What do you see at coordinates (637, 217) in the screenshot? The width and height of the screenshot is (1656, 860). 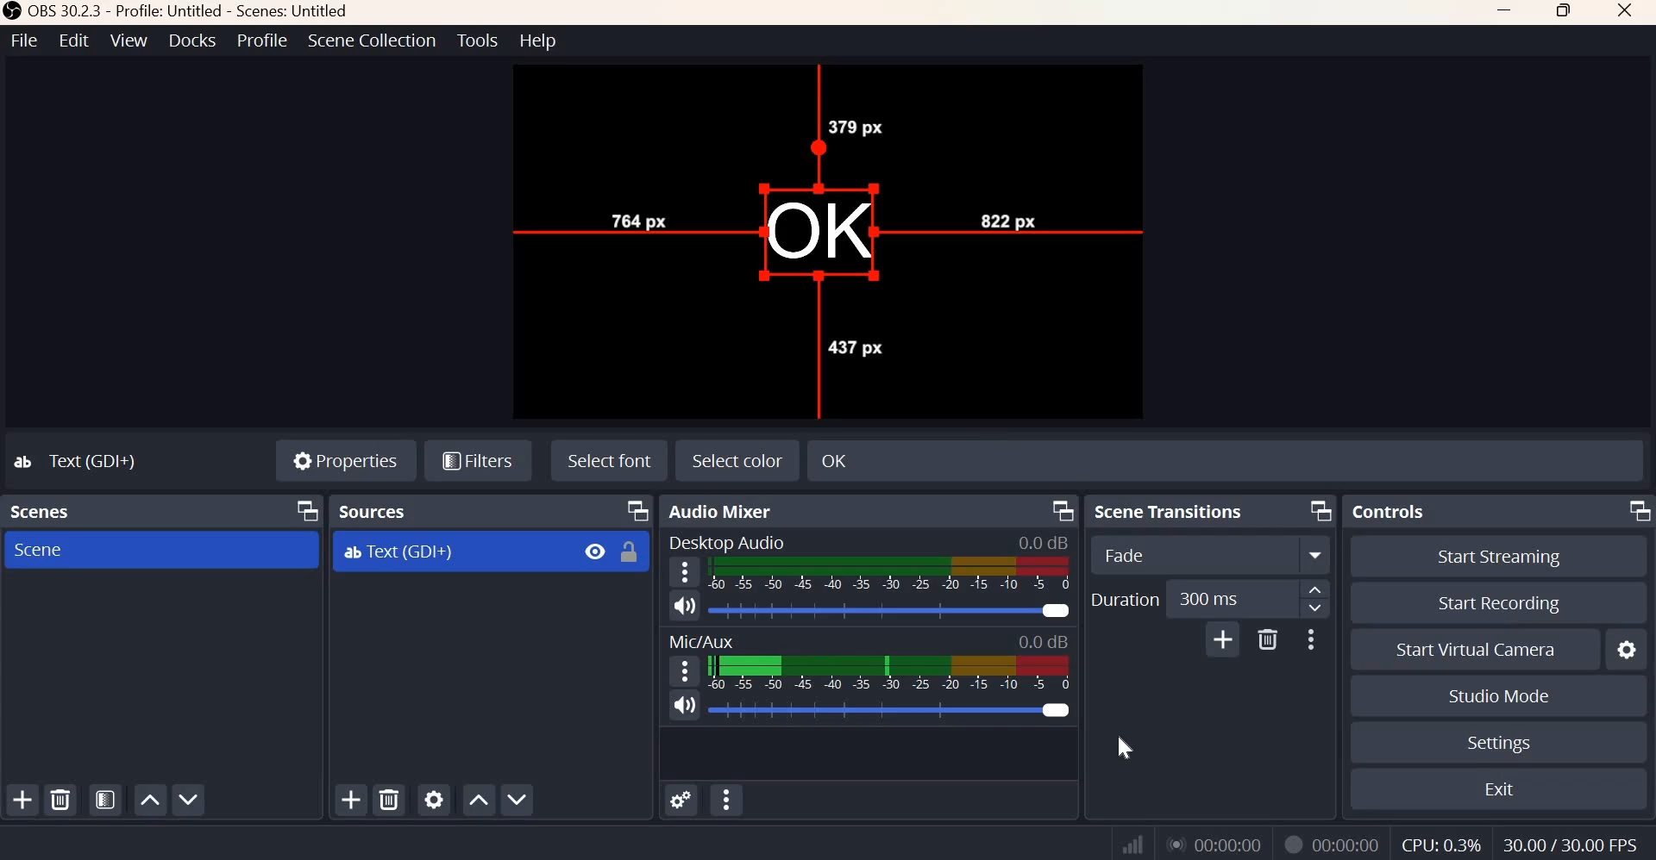 I see `764 px` at bounding box center [637, 217].